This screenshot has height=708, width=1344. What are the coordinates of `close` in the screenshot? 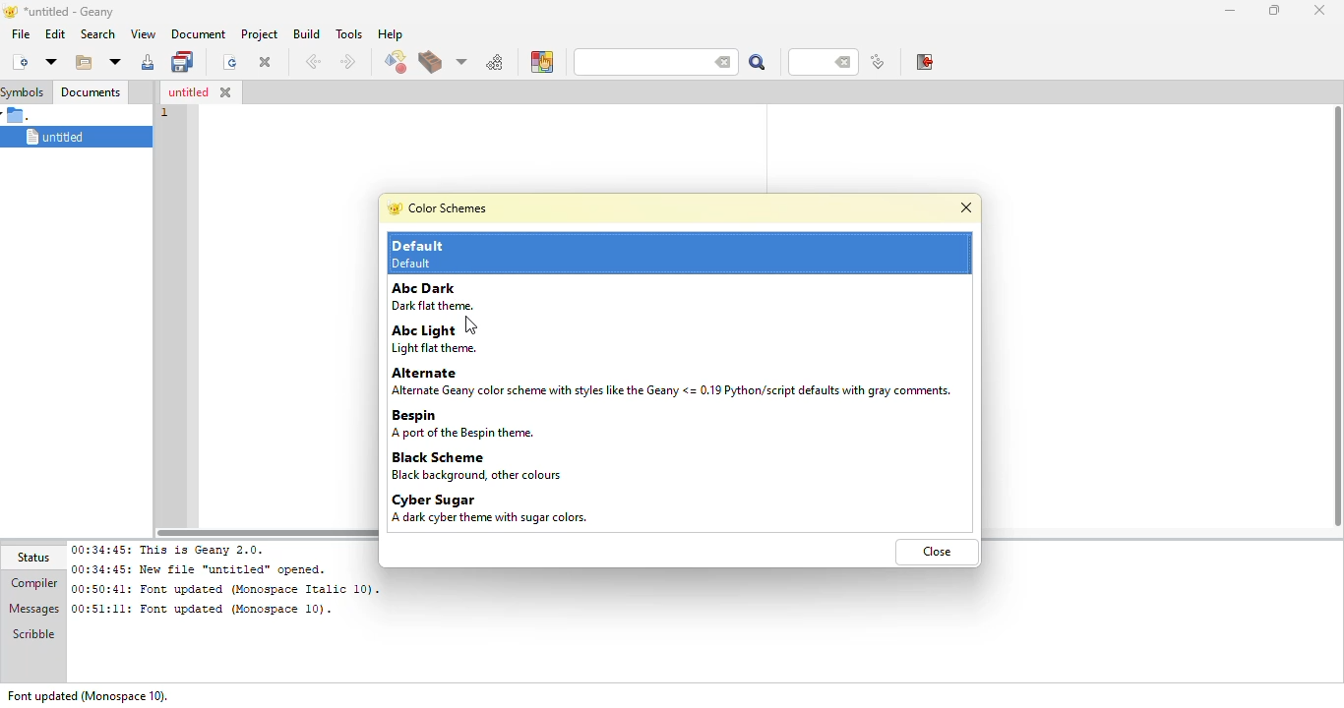 It's located at (265, 63).